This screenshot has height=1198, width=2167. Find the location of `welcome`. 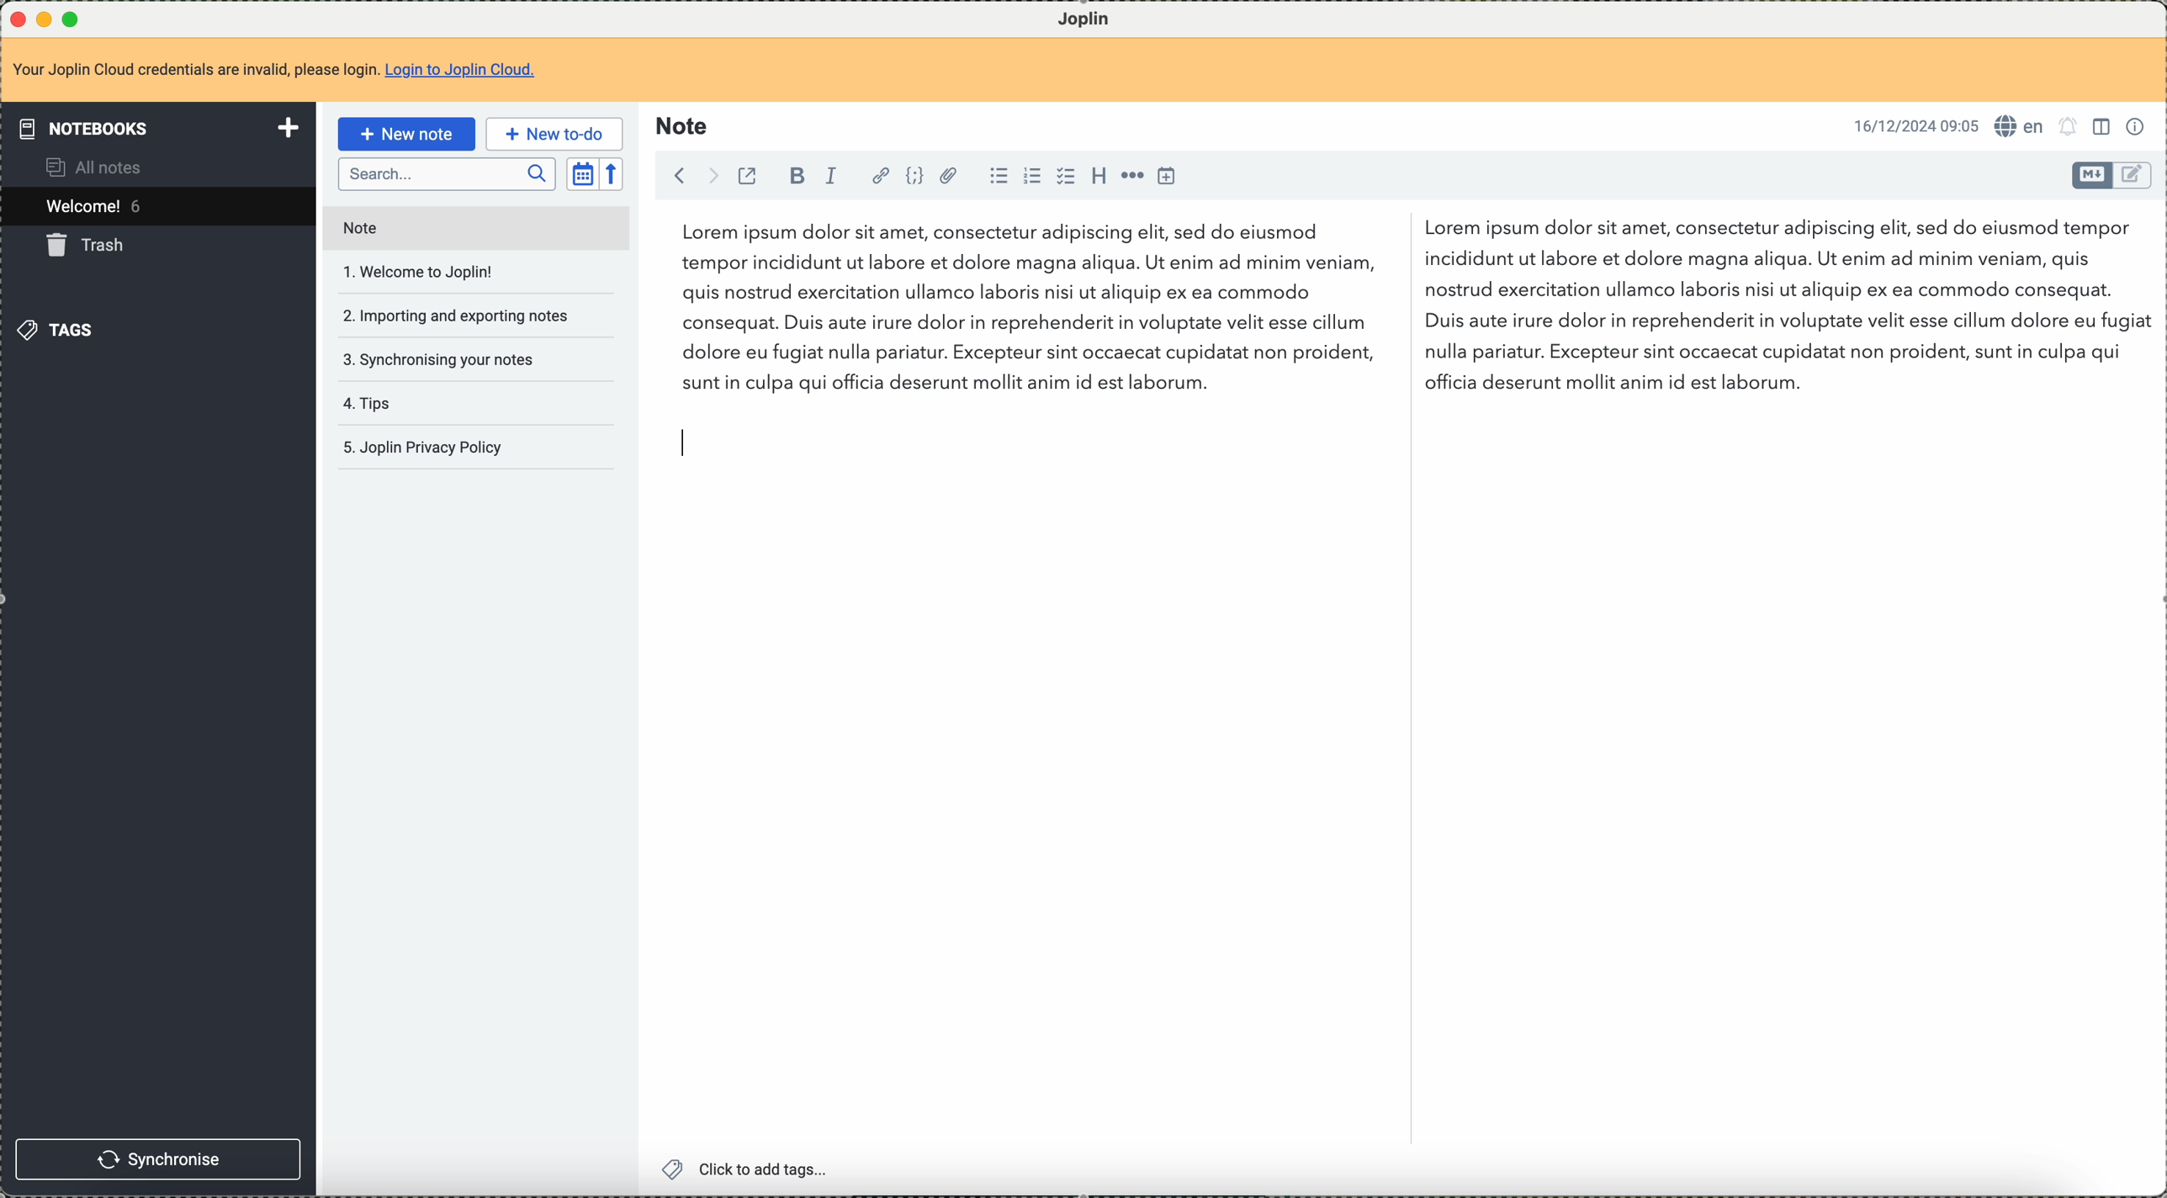

welcome is located at coordinates (156, 206).